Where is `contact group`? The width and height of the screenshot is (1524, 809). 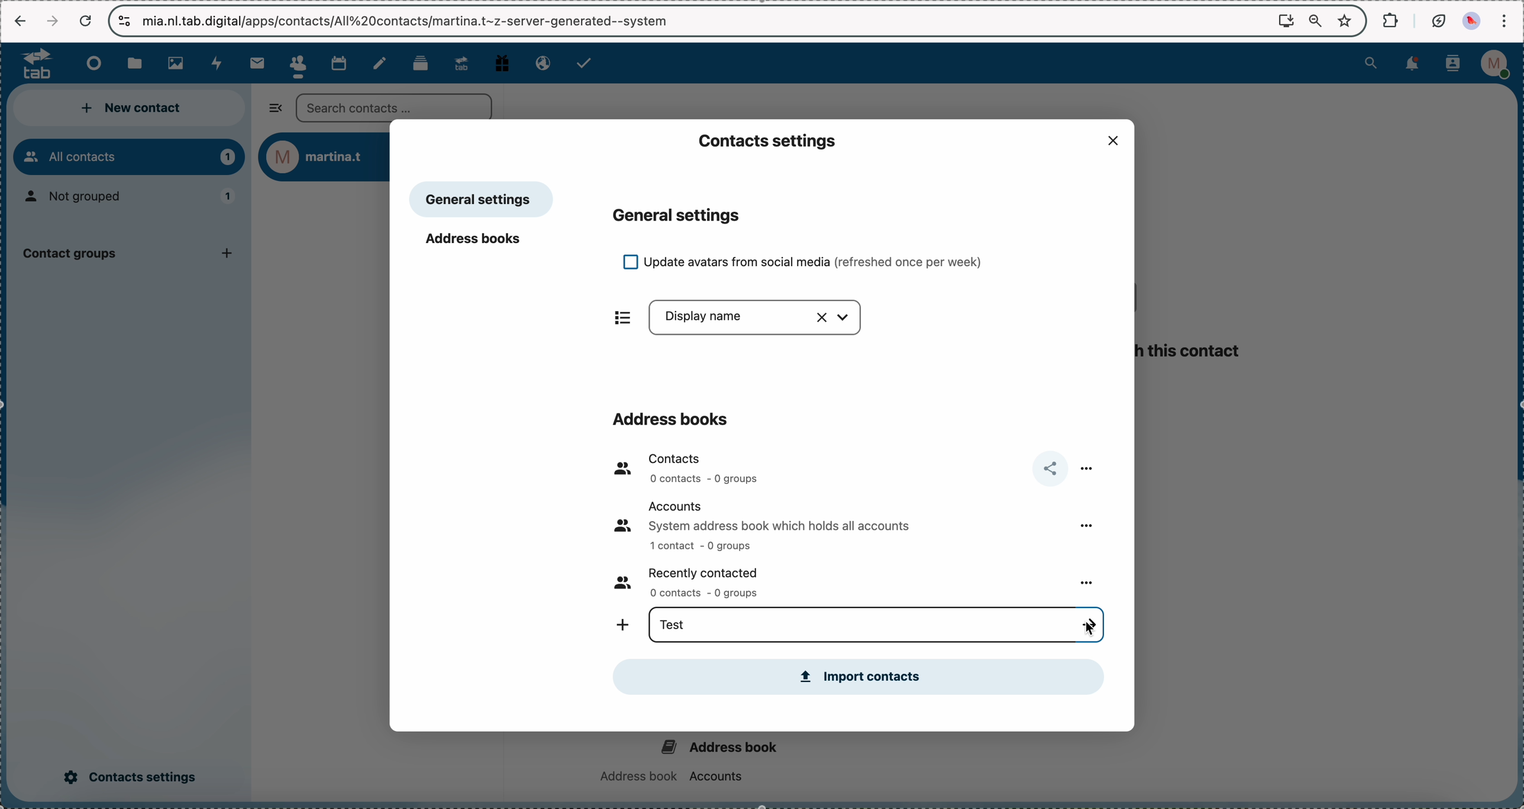
contact group is located at coordinates (128, 257).